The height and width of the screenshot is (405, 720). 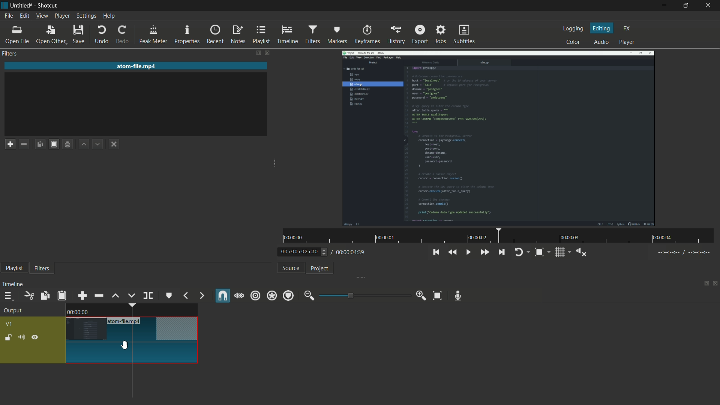 I want to click on remove a filter, so click(x=24, y=145).